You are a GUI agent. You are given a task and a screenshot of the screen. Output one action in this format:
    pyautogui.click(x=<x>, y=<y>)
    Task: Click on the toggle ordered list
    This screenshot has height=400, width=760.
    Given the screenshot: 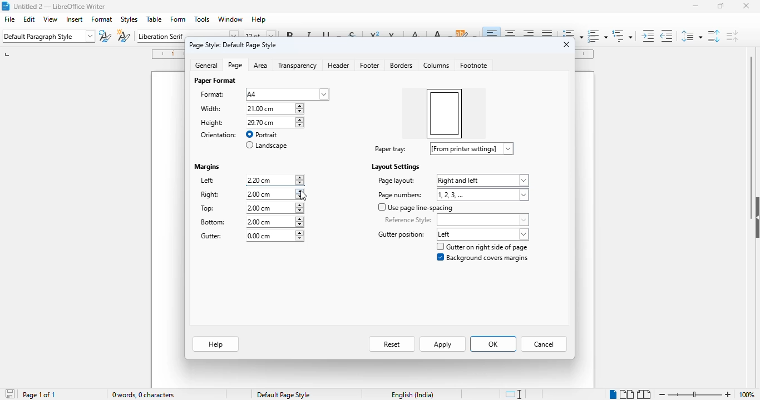 What is the action you would take?
    pyautogui.click(x=598, y=36)
    